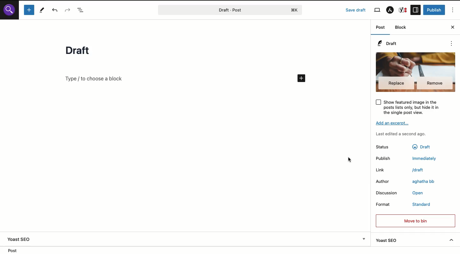 This screenshot has height=254, width=460. I want to click on Yoast, so click(403, 10).